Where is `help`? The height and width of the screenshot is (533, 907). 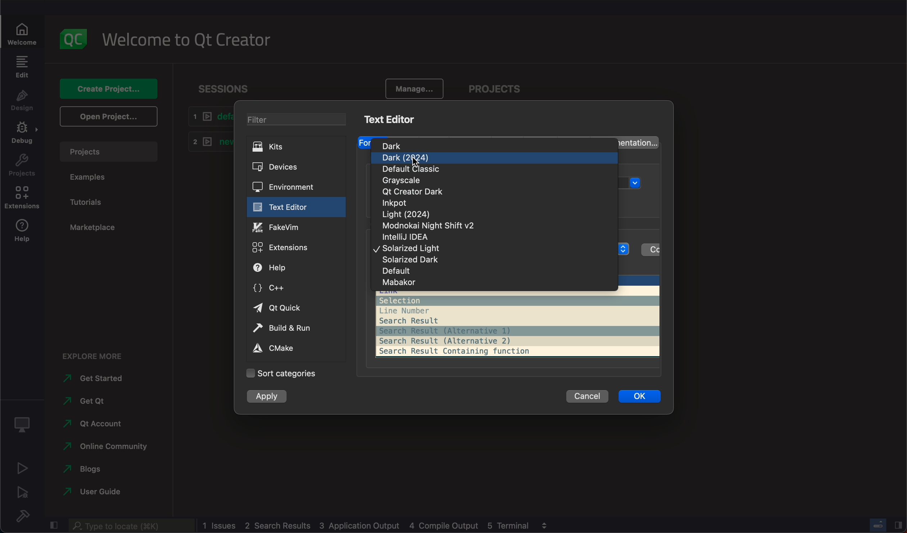
help is located at coordinates (24, 234).